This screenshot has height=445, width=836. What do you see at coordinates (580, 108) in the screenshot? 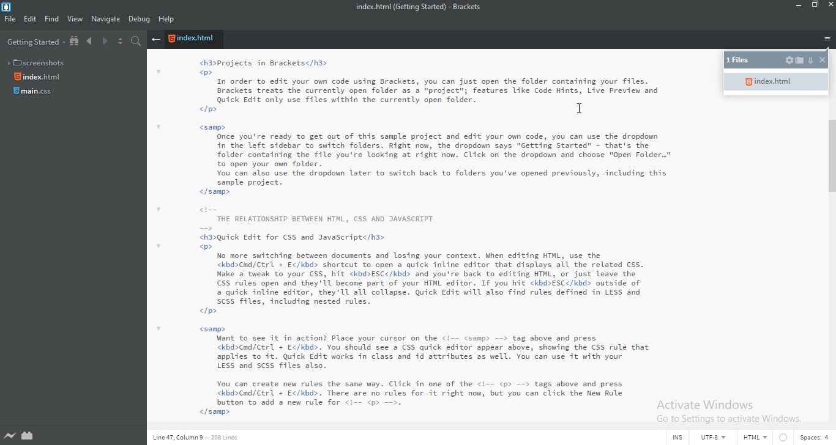
I see `cursor` at bounding box center [580, 108].